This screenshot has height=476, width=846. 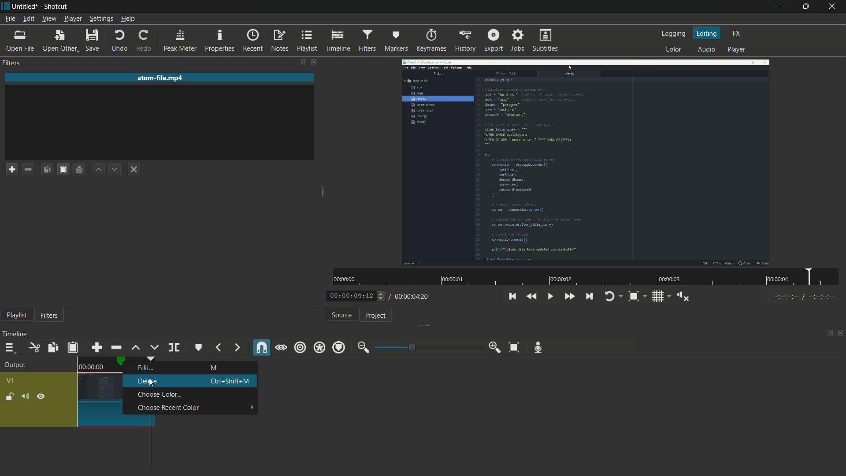 What do you see at coordinates (12, 170) in the screenshot?
I see `add a filter` at bounding box center [12, 170].